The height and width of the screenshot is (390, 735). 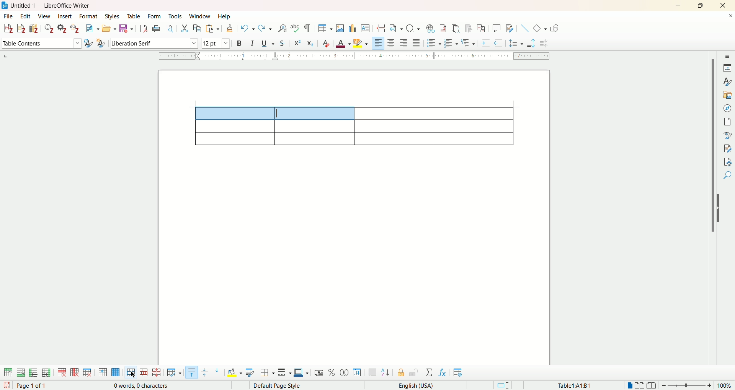 I want to click on hide, so click(x=718, y=215).